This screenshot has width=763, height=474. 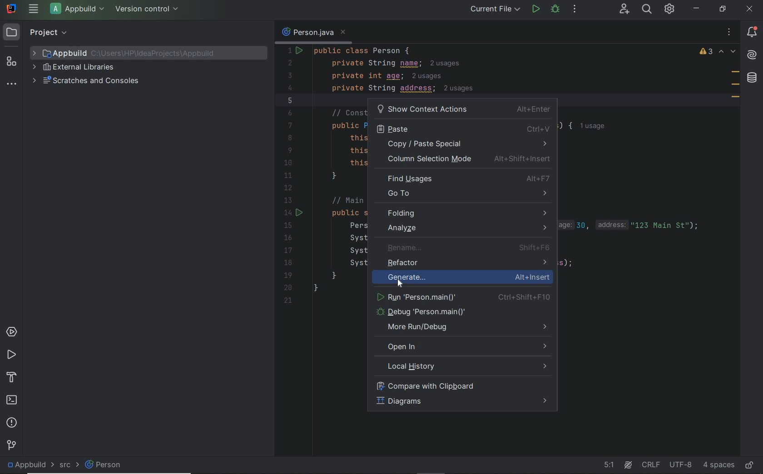 I want to click on more actions, so click(x=575, y=10).